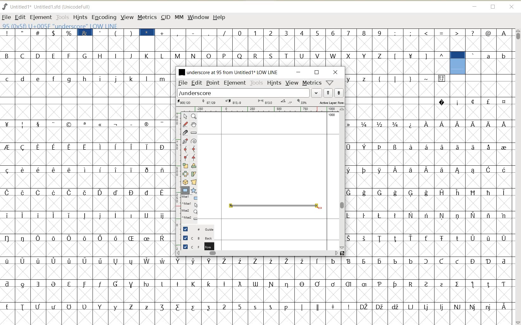 This screenshot has width=521, height=325. What do you see at coordinates (186, 157) in the screenshot?
I see `Add a corner point` at bounding box center [186, 157].